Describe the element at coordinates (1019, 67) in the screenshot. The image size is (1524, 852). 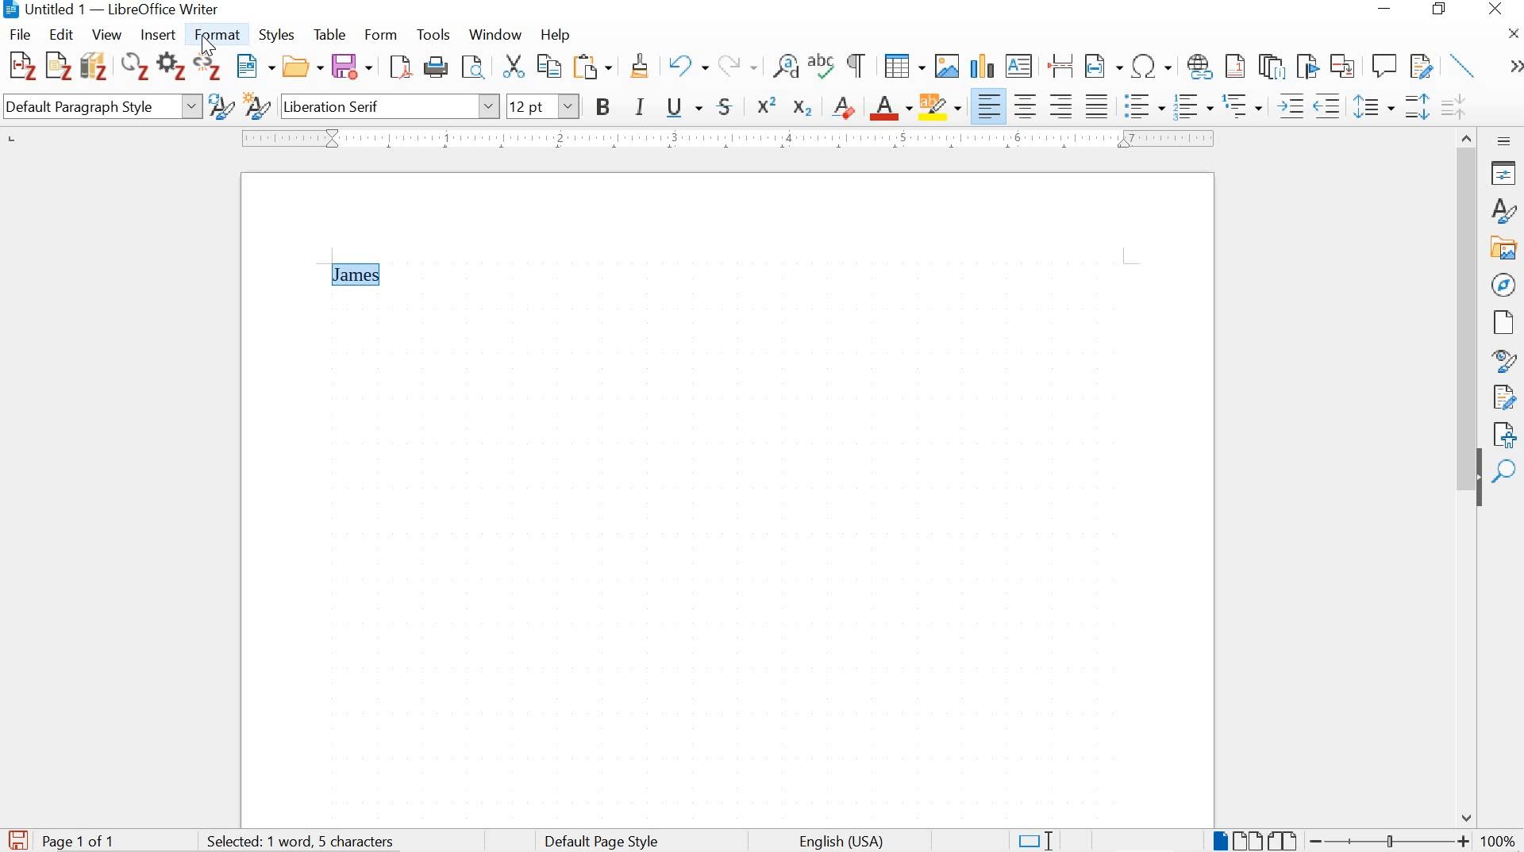
I see `insert text box` at that location.